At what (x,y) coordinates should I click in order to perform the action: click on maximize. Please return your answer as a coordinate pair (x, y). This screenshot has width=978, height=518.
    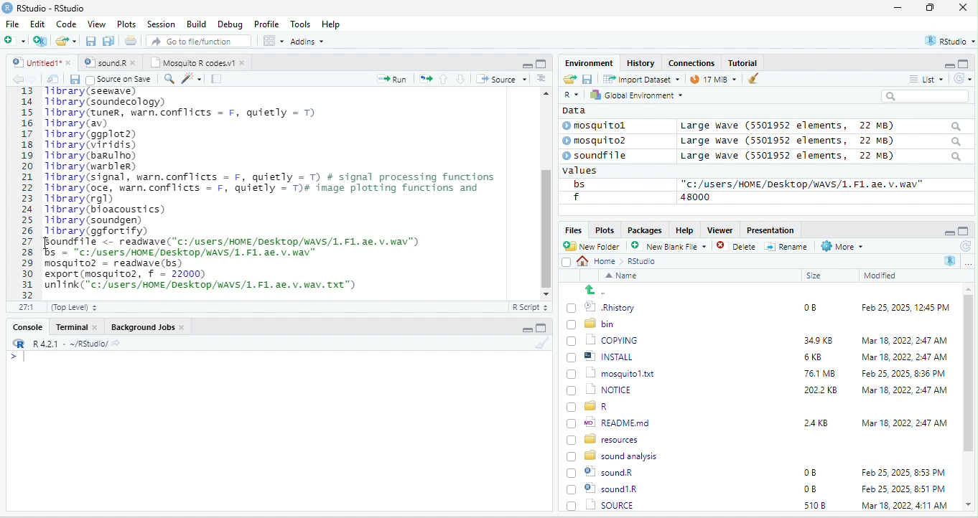
    Looking at the image, I should click on (541, 63).